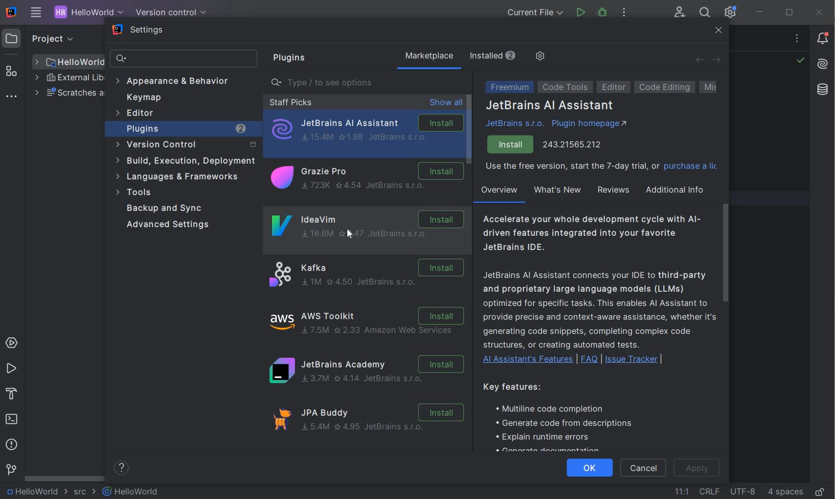  I want to click on version control, so click(184, 145).